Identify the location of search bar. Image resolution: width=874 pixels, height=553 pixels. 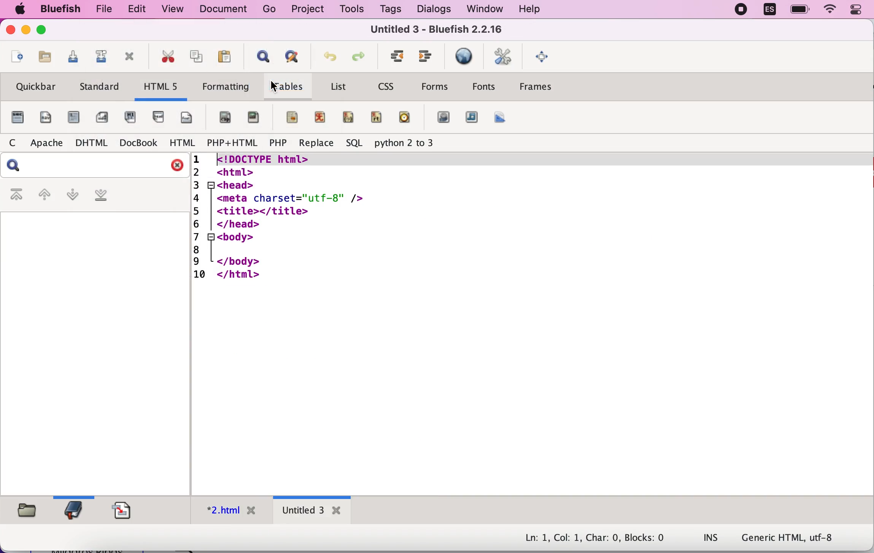
(16, 165).